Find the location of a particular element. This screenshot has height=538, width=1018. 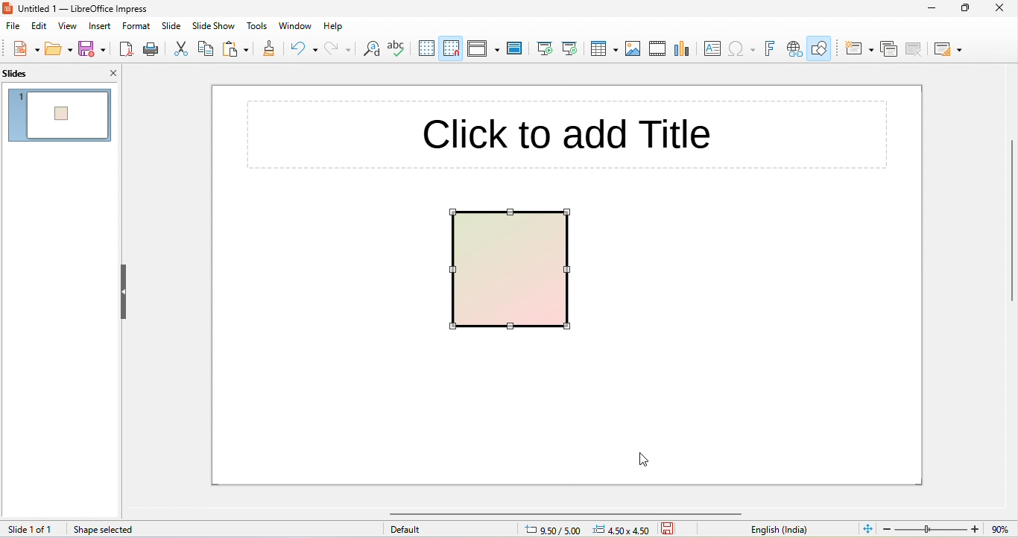

gradient style appeared is located at coordinates (62, 116).